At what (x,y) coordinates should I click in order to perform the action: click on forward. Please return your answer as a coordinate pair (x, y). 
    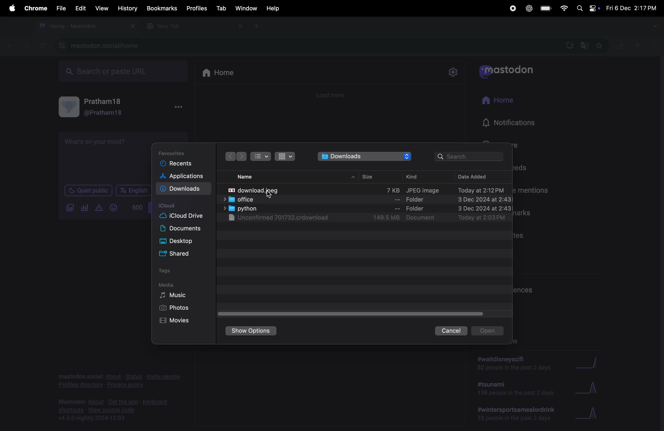
    Looking at the image, I should click on (26, 45).